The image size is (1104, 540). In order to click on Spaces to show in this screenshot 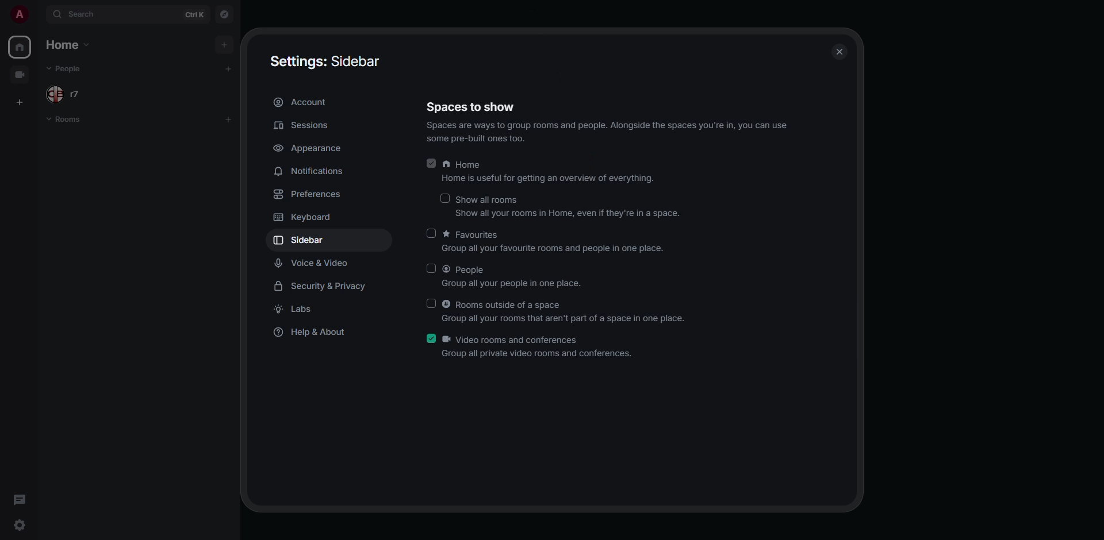, I will do `click(477, 105)`.